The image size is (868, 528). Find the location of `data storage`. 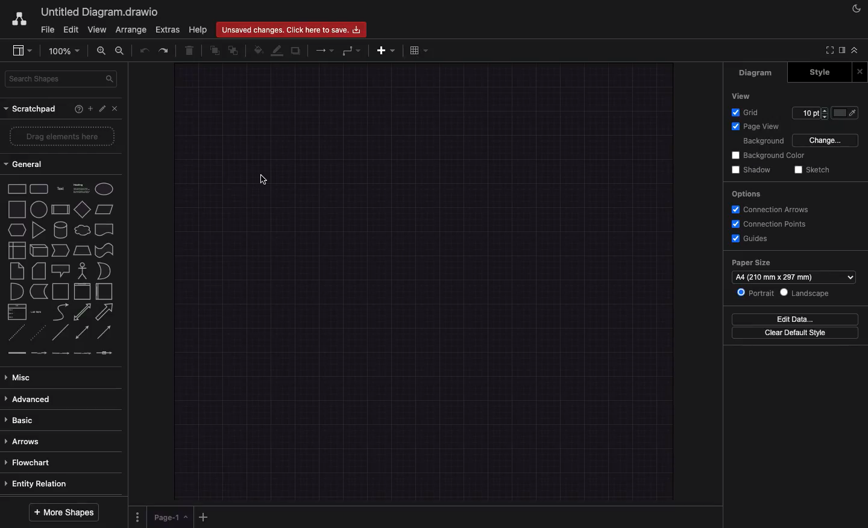

data storage is located at coordinates (39, 292).